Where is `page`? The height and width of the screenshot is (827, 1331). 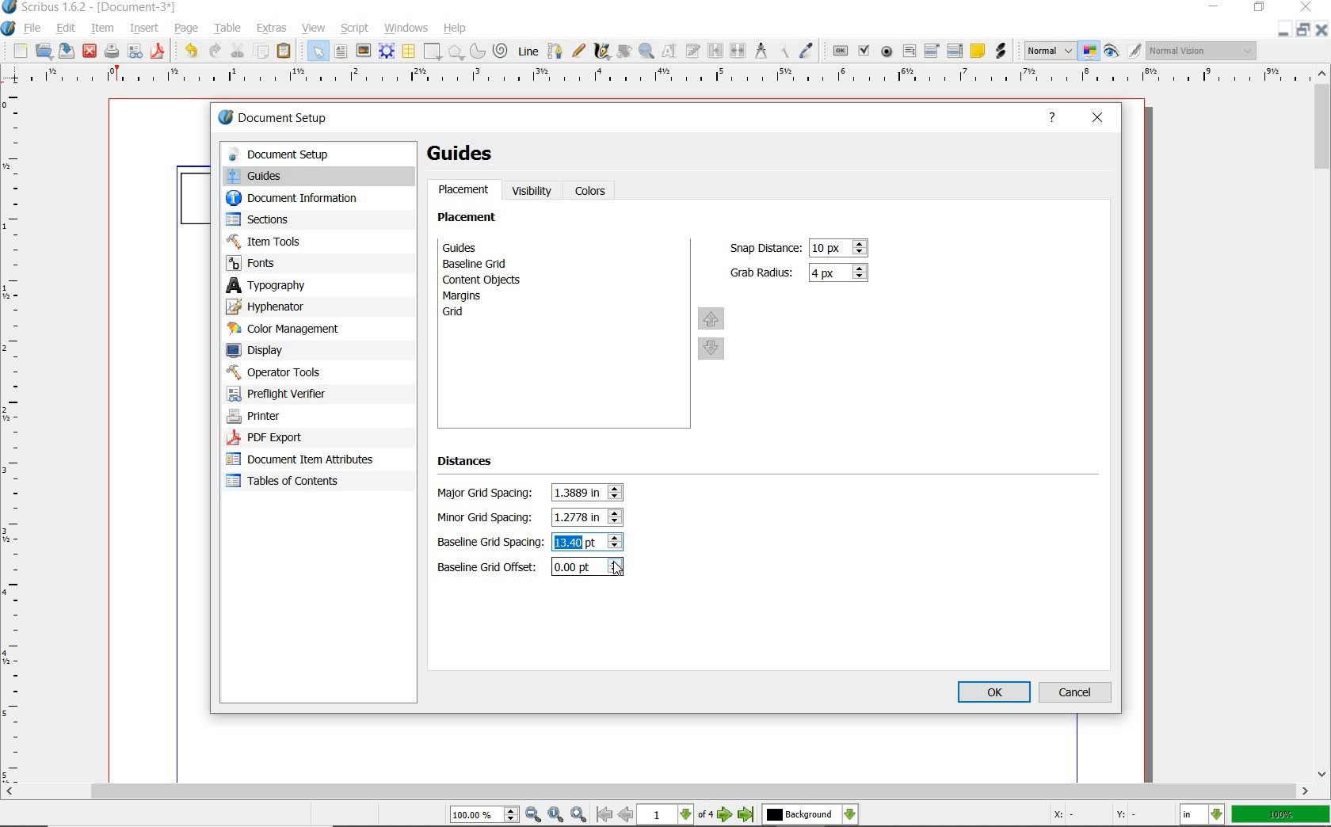
page is located at coordinates (185, 29).